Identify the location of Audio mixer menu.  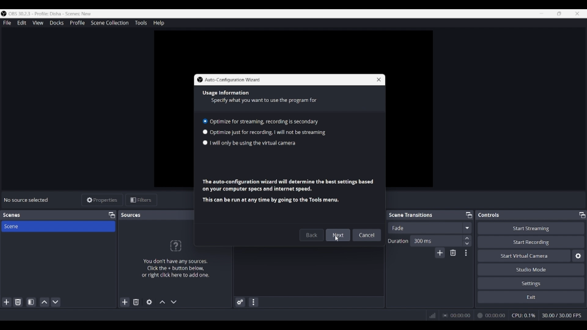
(253, 302).